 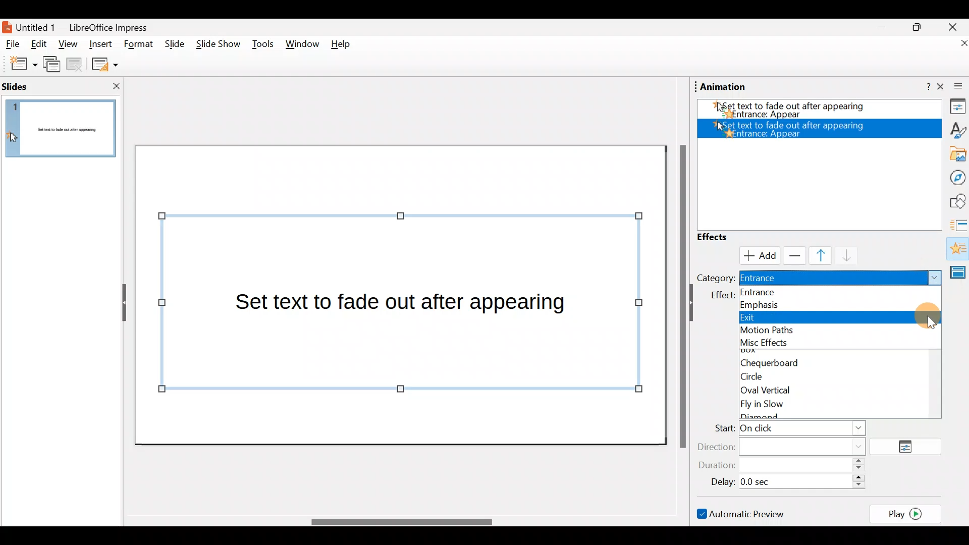 I want to click on Close sidebar deck, so click(x=954, y=87).